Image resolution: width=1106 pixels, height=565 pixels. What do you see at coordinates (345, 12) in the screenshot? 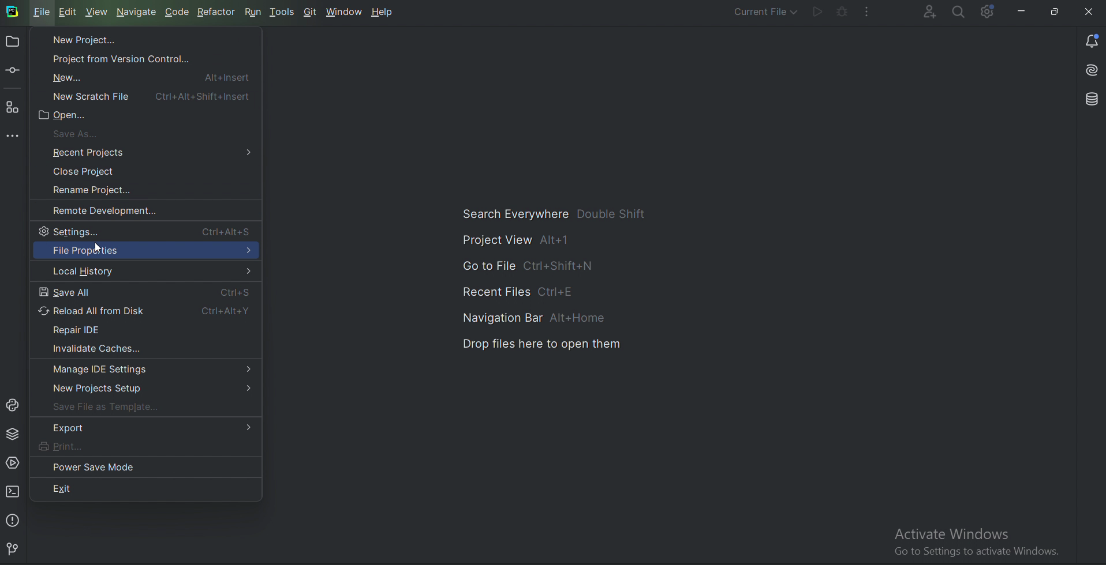
I see `Window` at bounding box center [345, 12].